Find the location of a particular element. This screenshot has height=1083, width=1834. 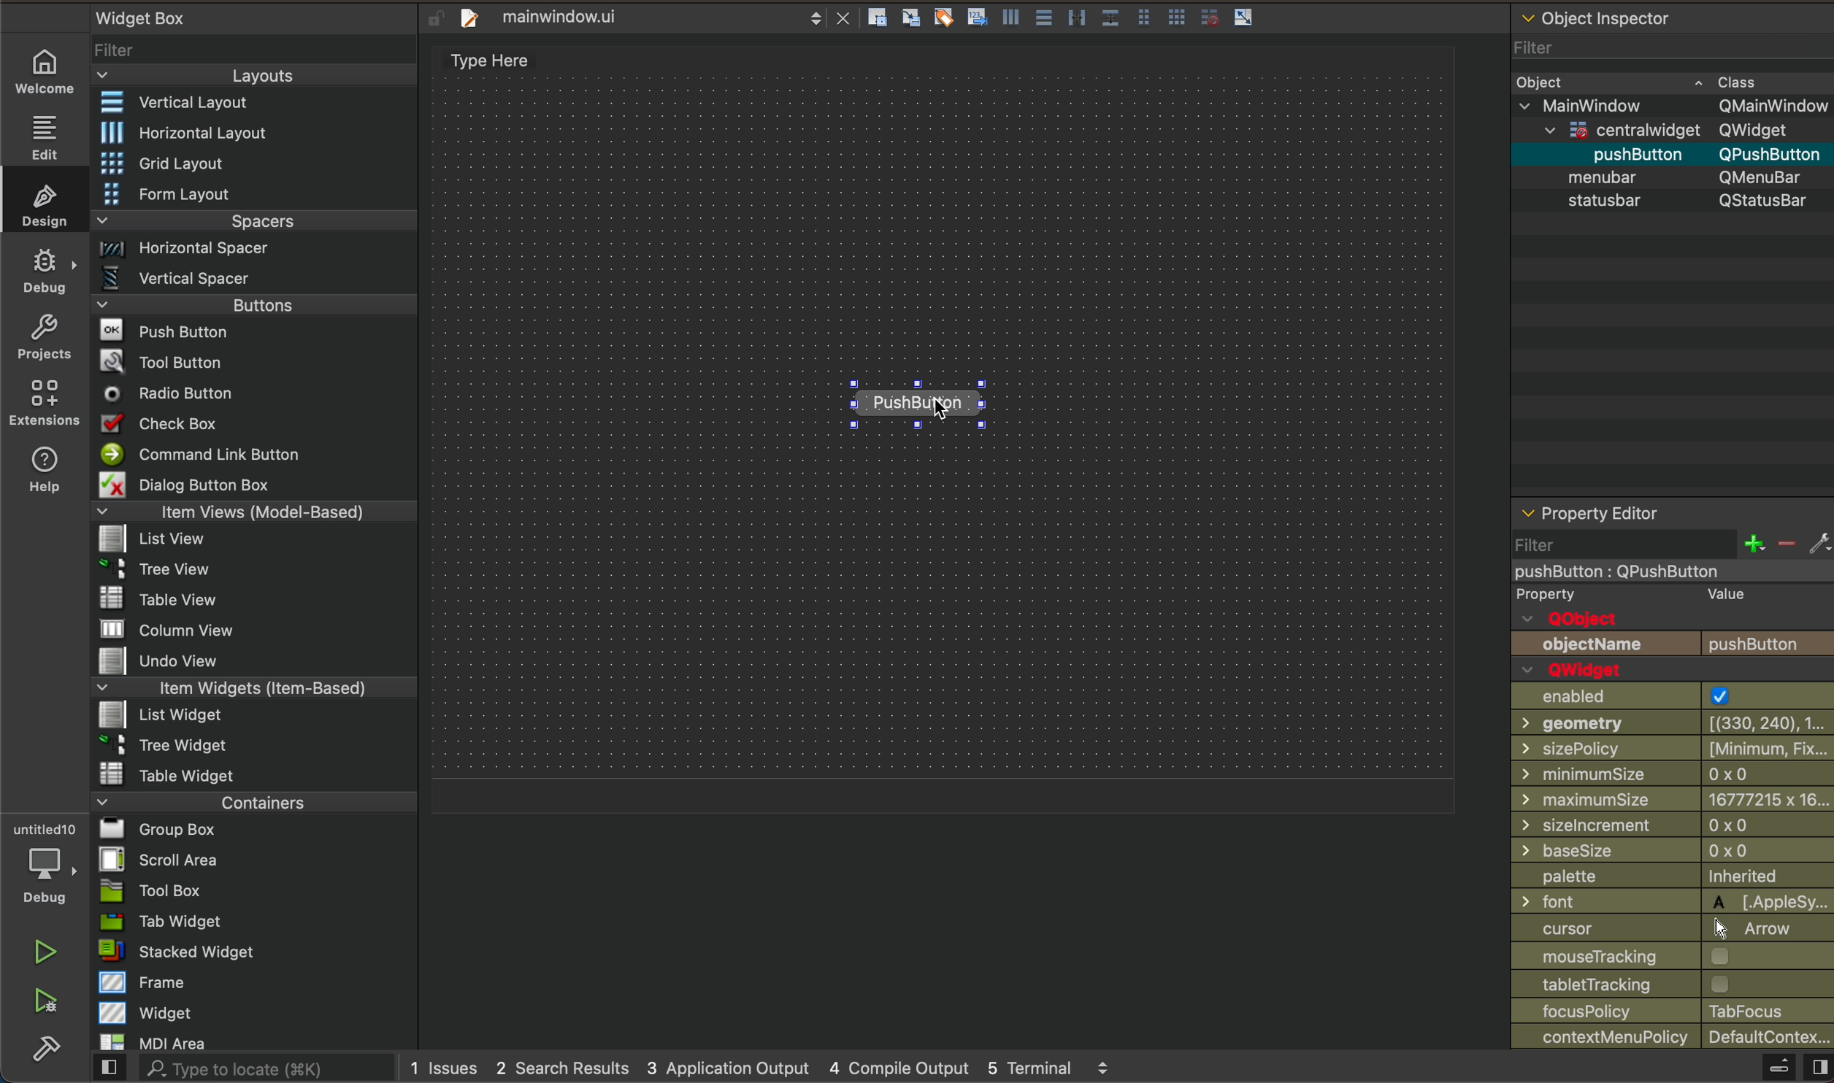

mouse is located at coordinates (1673, 956).